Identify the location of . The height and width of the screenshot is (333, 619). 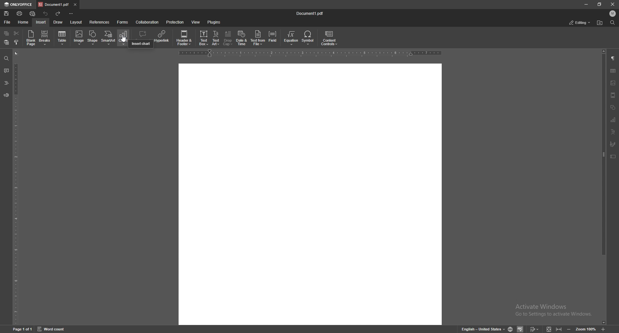
(310, 195).